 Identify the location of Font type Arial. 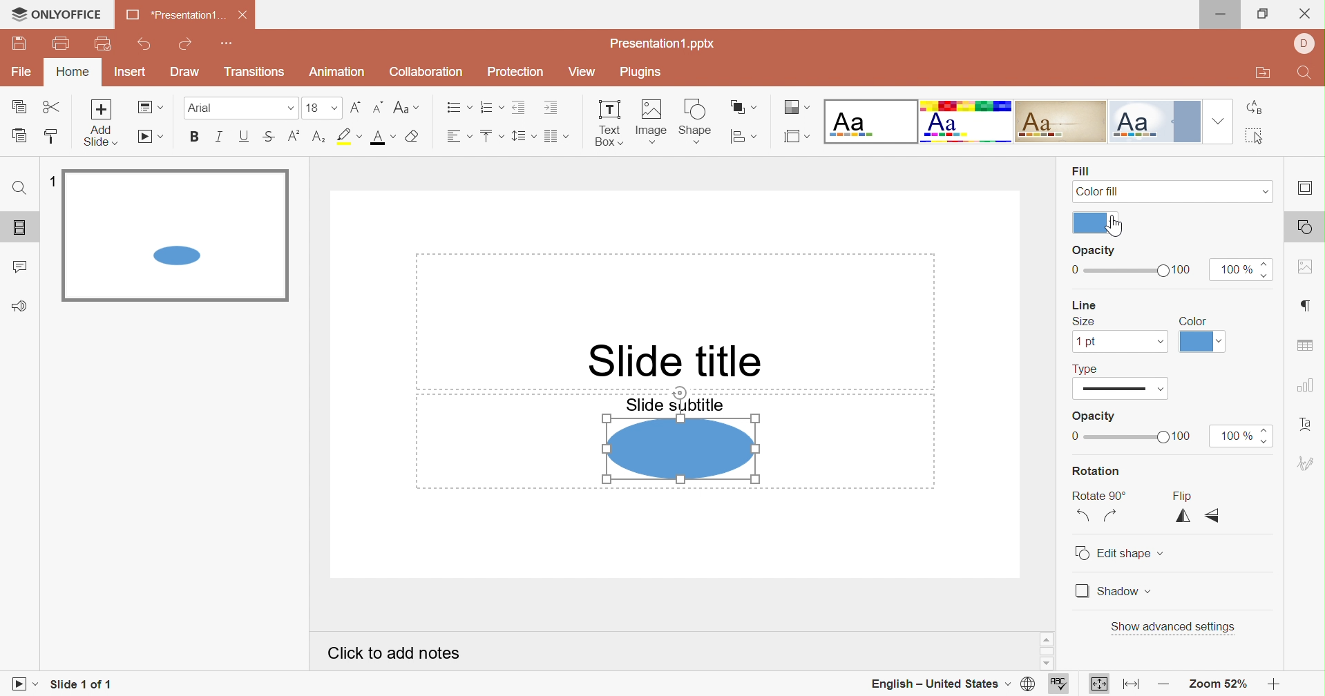
(240, 107).